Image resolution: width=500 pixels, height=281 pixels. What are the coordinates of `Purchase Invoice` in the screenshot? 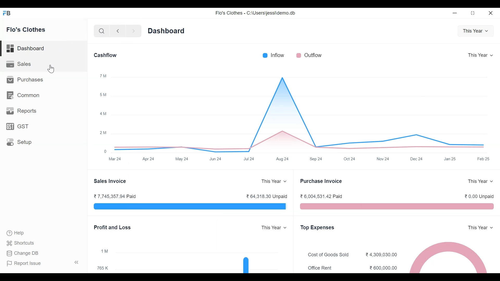 It's located at (322, 181).